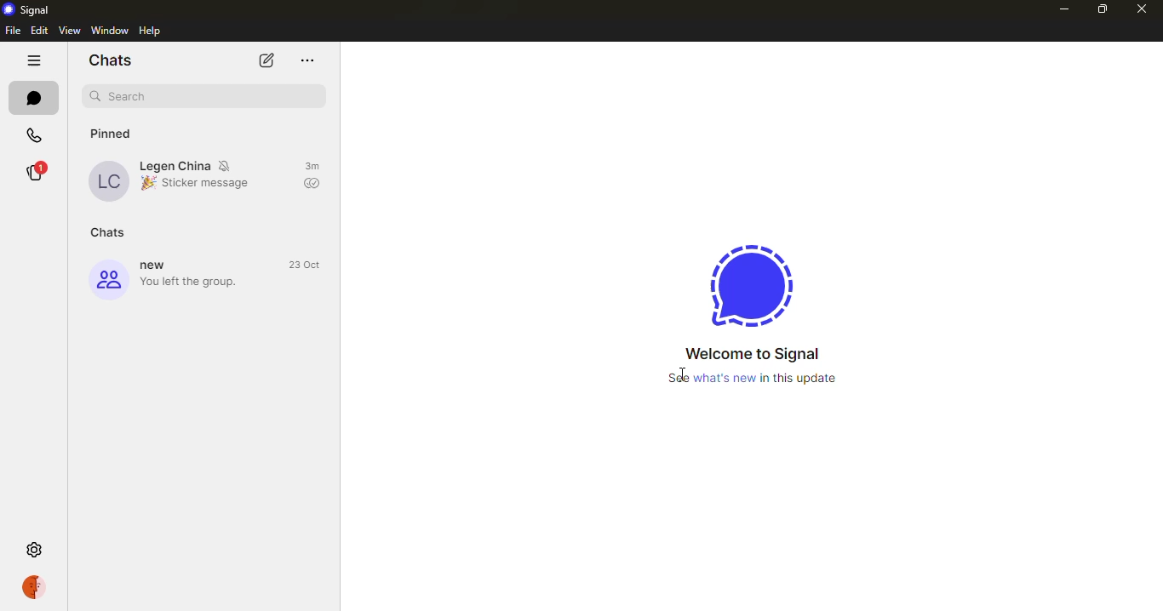  Describe the element at coordinates (175, 165) in the screenshot. I see `Legen China` at that location.